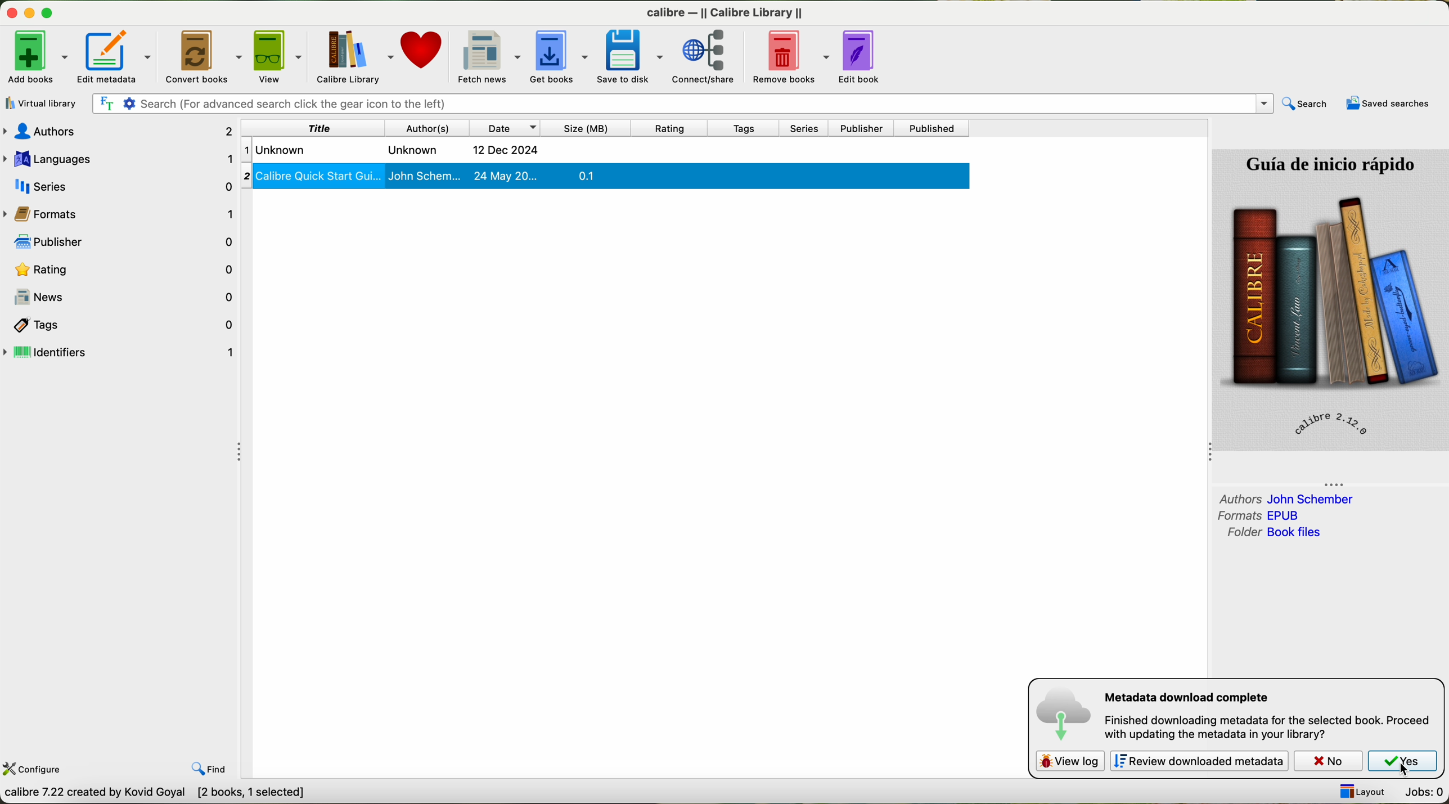 The image size is (1449, 804). I want to click on Rating, so click(127, 272).